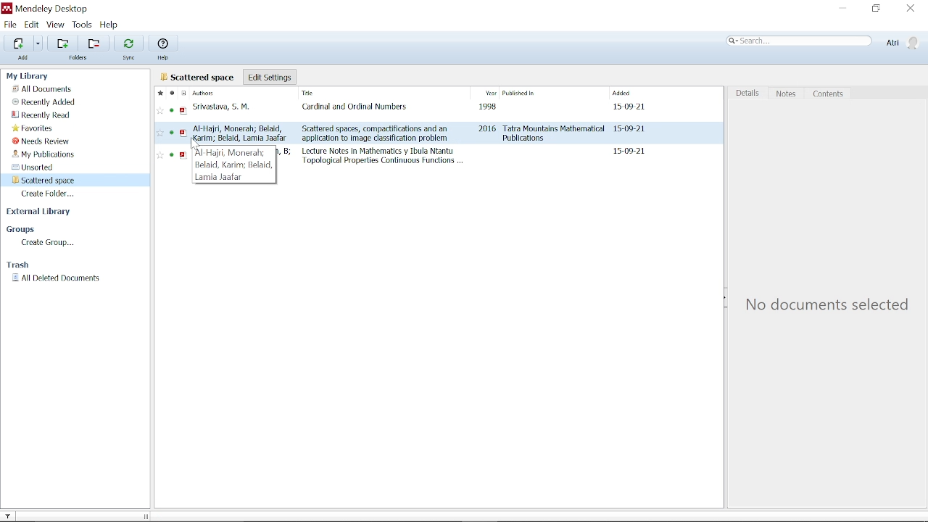 The image size is (928, 522). I want to click on Trash, so click(22, 265).